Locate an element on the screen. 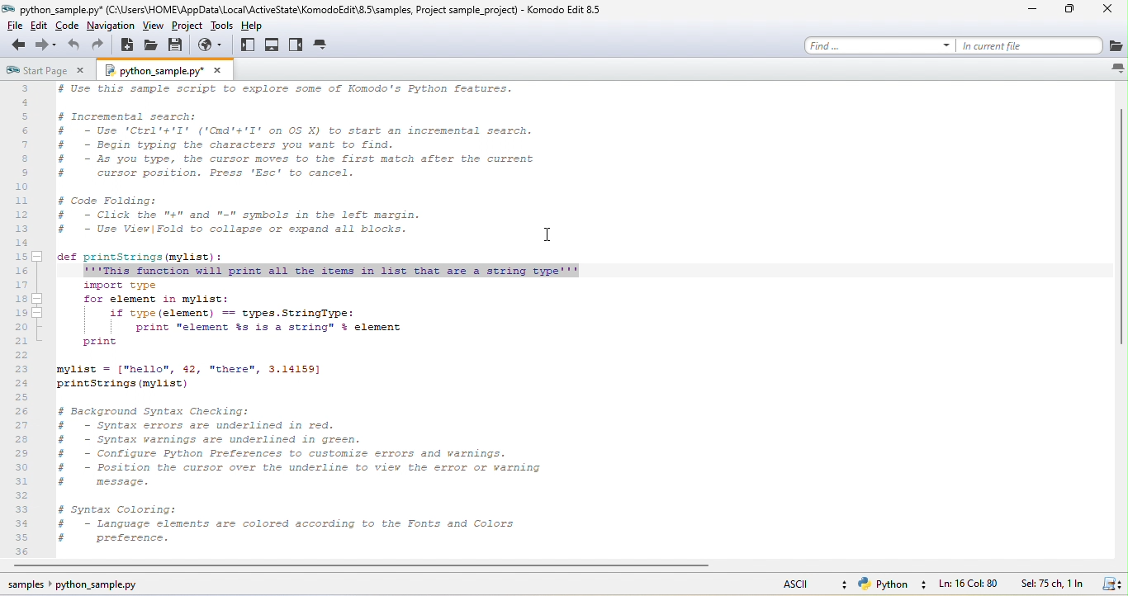  navigation is located at coordinates (111, 26).